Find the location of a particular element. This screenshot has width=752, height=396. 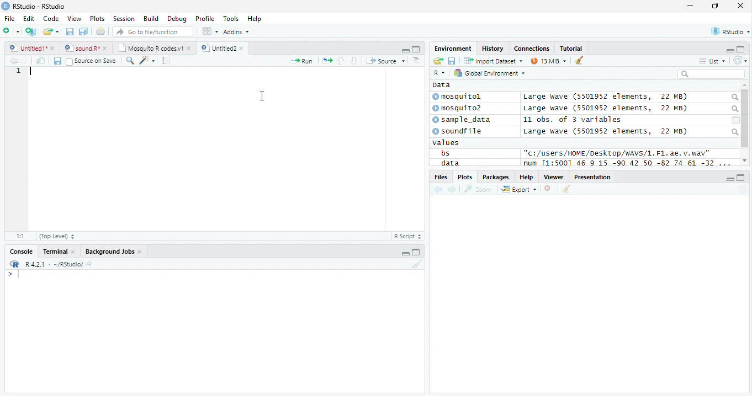

File is located at coordinates (10, 19).